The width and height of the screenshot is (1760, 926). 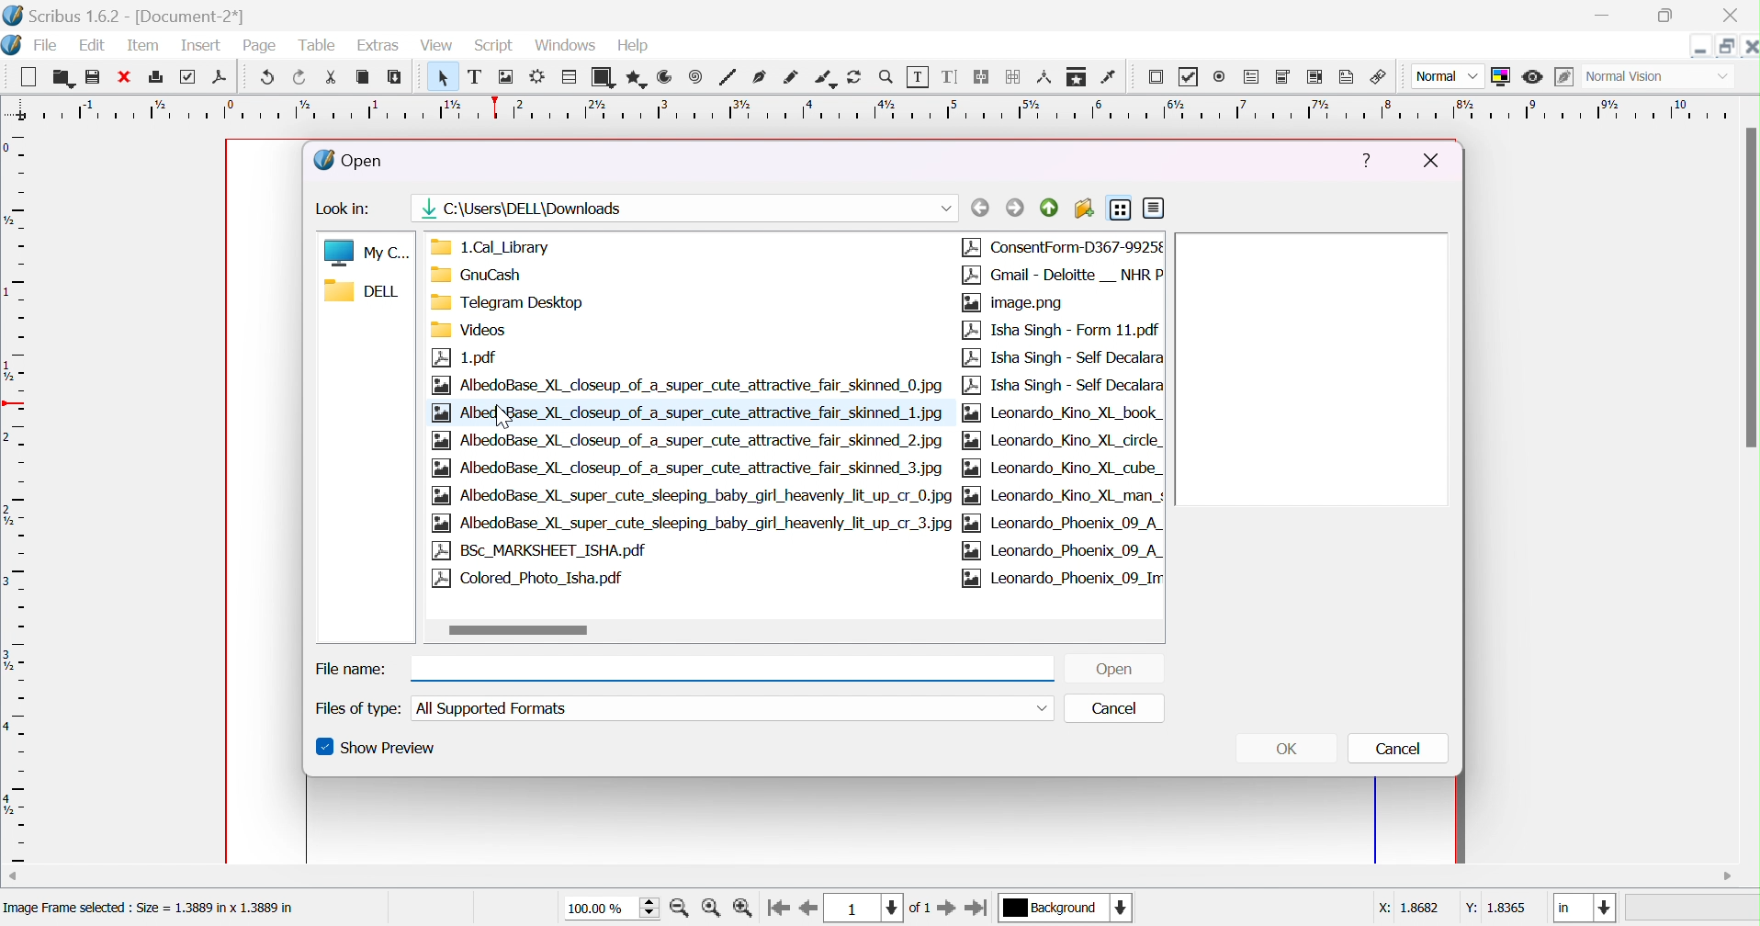 What do you see at coordinates (354, 162) in the screenshot?
I see `open` at bounding box center [354, 162].